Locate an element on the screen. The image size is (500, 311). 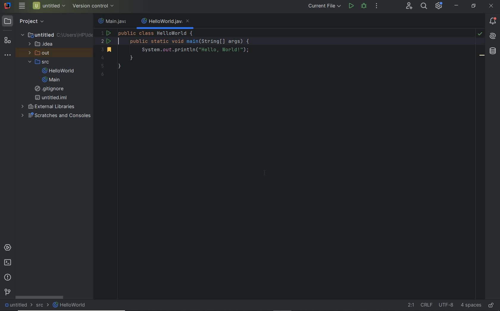
src is located at coordinates (43, 305).